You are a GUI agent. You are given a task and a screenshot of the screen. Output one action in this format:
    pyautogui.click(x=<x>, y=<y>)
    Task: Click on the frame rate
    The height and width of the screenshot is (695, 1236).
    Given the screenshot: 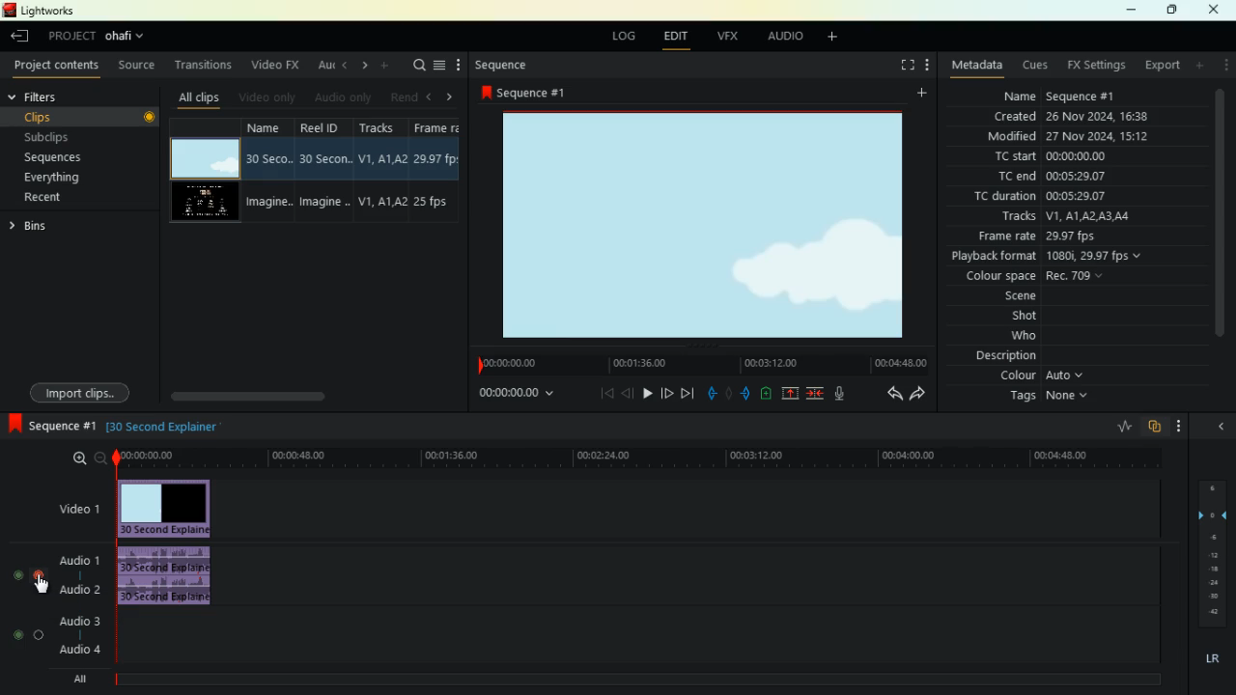 What is the action you would take?
    pyautogui.click(x=1068, y=237)
    